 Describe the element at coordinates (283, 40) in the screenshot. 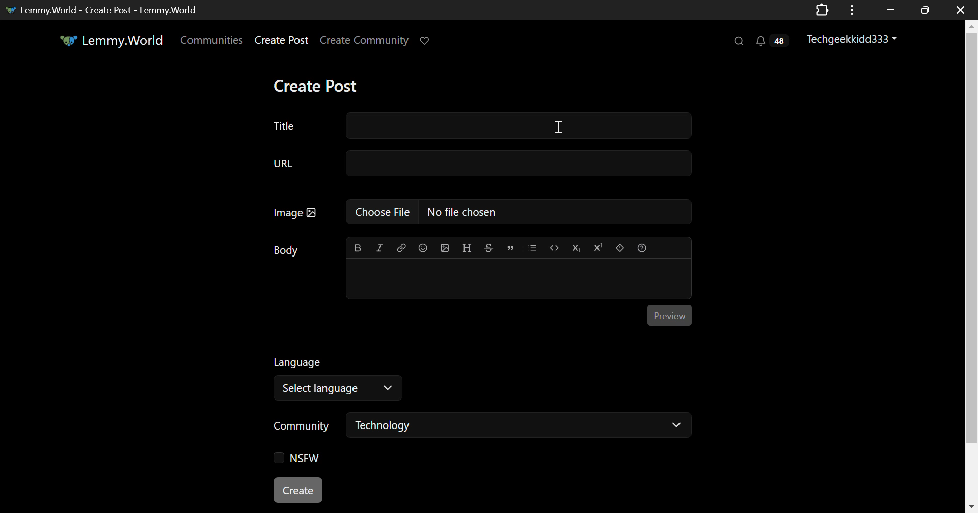

I see `Create Post` at that location.